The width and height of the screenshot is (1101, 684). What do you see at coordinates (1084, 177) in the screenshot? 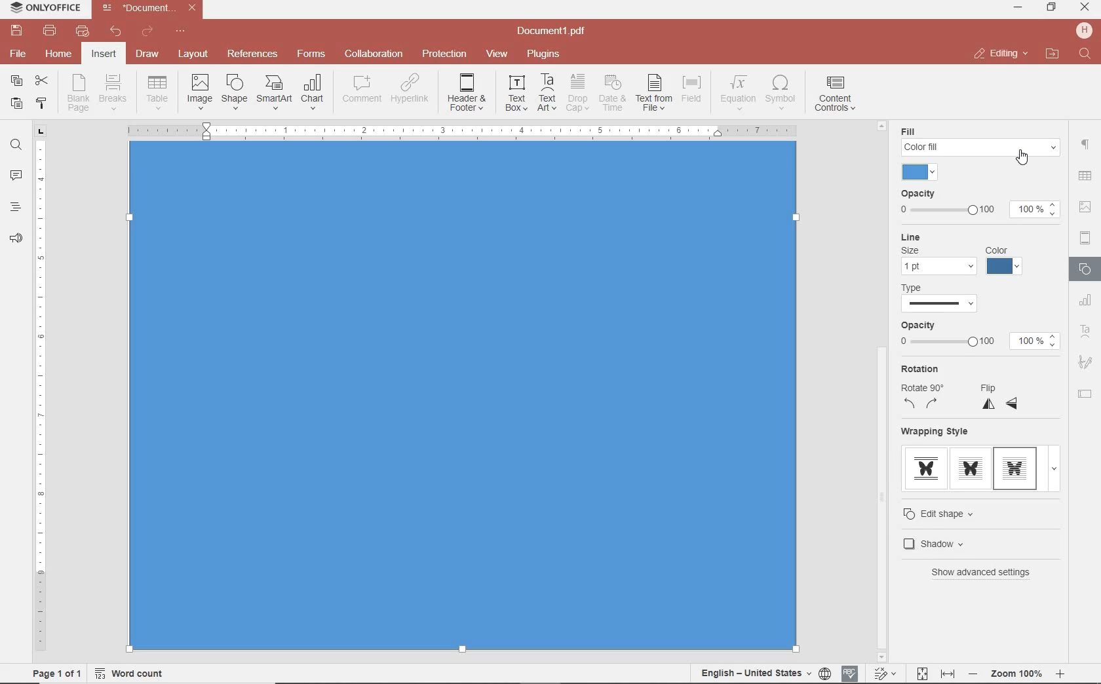
I see `` at bounding box center [1084, 177].